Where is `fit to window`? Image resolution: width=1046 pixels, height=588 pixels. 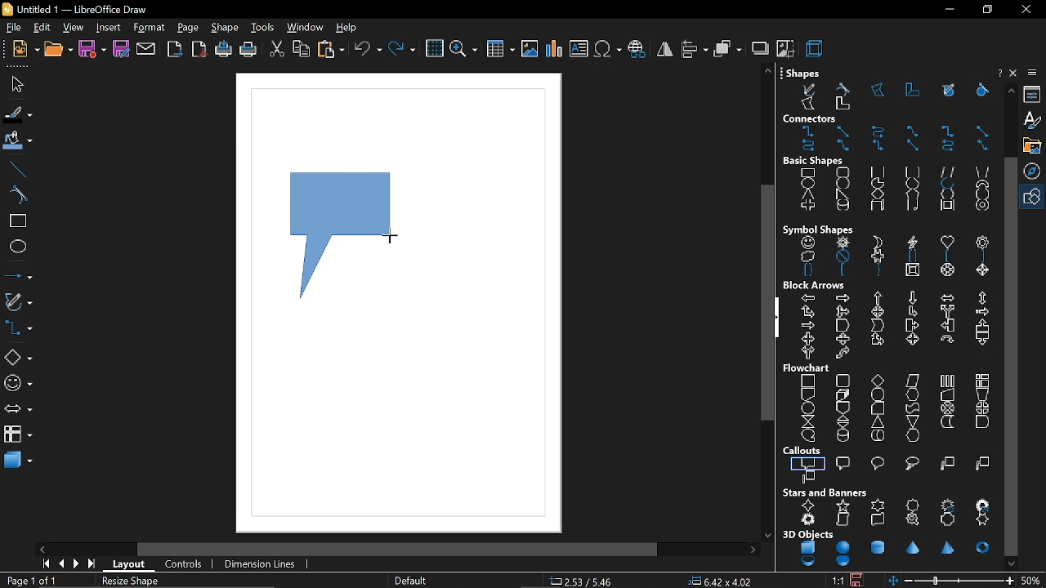
fit to window is located at coordinates (895, 581).